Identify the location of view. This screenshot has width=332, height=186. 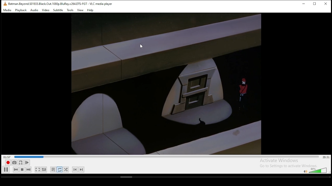
(80, 10).